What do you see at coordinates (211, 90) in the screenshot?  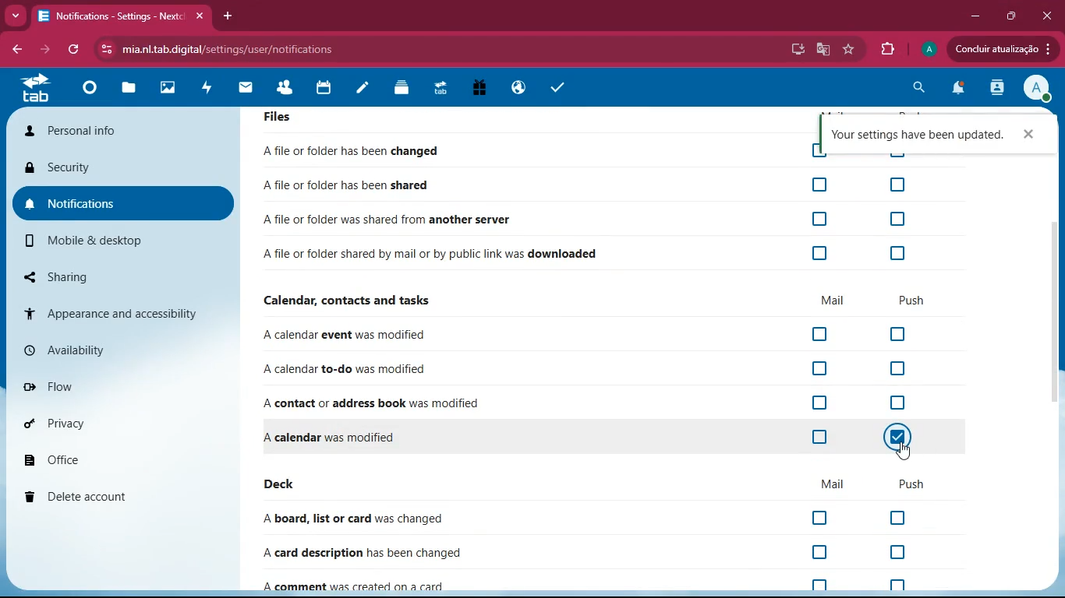 I see `activity` at bounding box center [211, 90].